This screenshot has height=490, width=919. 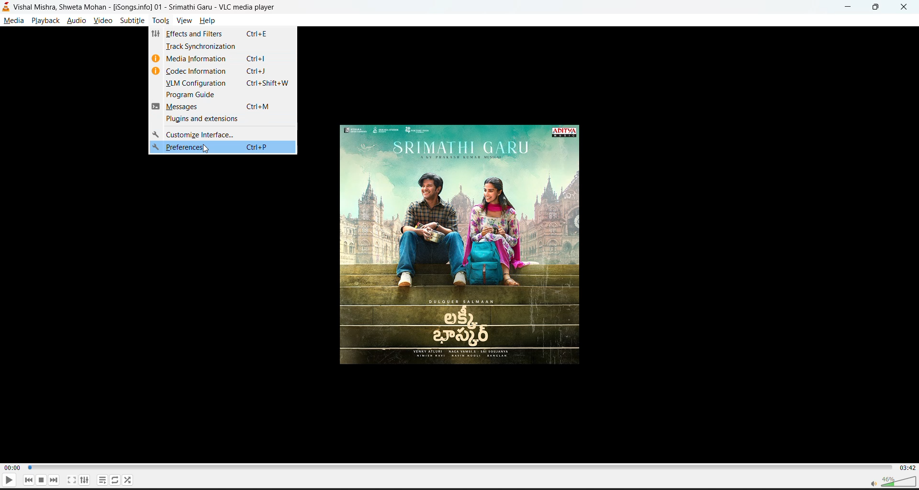 I want to click on random, so click(x=127, y=479).